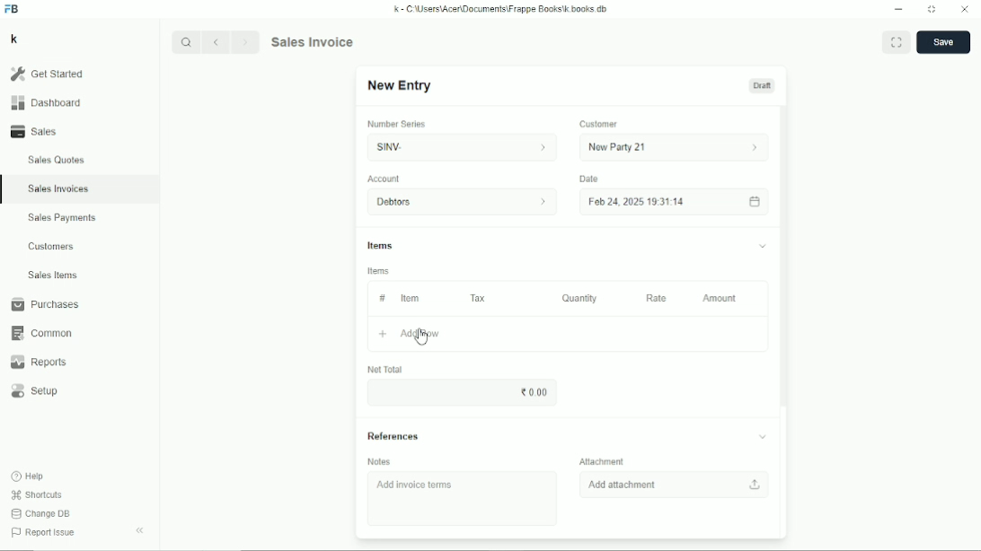  I want to click on Toggle between form and full width, so click(932, 10).